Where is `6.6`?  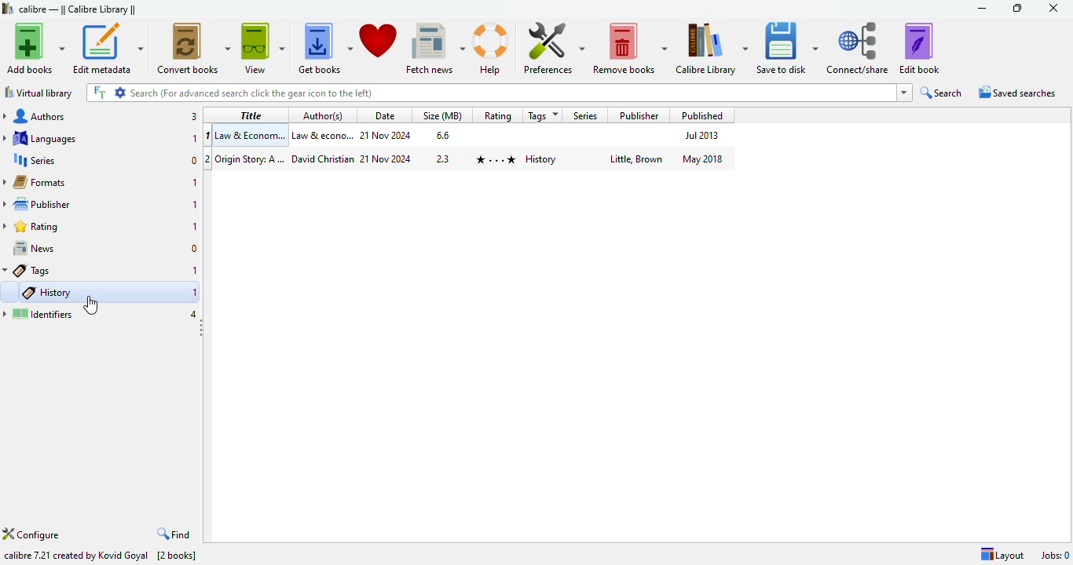
6.6 is located at coordinates (443, 135).